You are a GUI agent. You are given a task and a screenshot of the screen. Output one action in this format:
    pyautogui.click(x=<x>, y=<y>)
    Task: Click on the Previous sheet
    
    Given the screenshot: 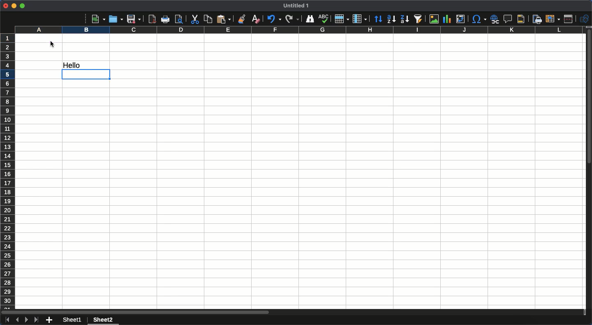 What is the action you would take?
    pyautogui.click(x=17, y=320)
    